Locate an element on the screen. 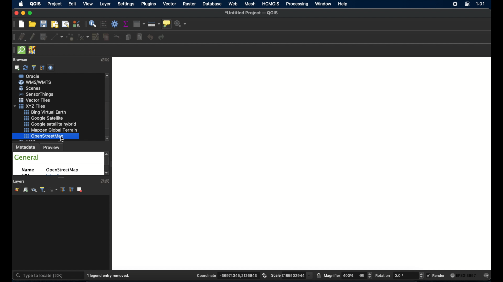 Image resolution: width=503 pixels, height=282 pixels. apple icon is located at coordinates (20, 4).